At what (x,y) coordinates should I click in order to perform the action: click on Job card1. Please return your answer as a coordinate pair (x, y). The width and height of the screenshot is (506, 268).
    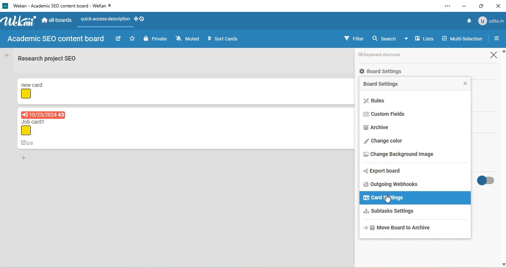
    Looking at the image, I should click on (36, 121).